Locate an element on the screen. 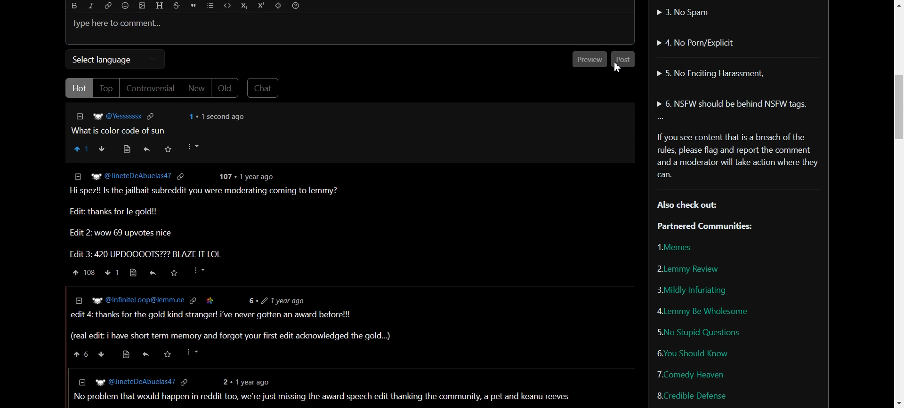 Image resolution: width=904 pixels, height=408 pixels. @VYessssssx @ is located at coordinates (124, 116).